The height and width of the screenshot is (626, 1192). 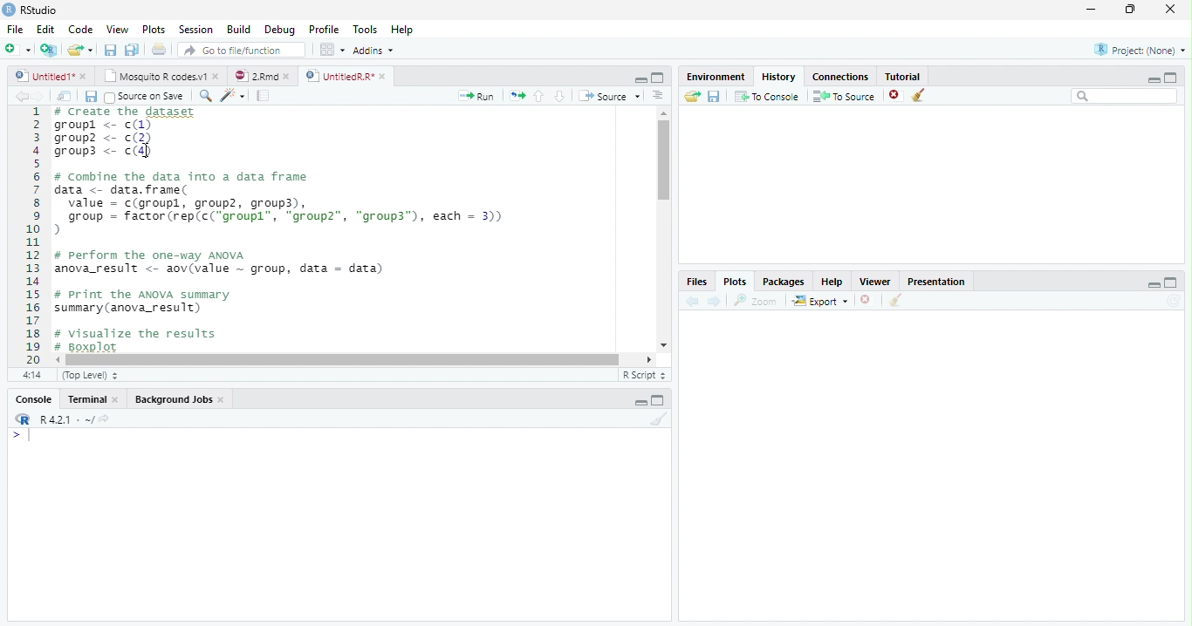 What do you see at coordinates (263, 97) in the screenshot?
I see `Pages` at bounding box center [263, 97].